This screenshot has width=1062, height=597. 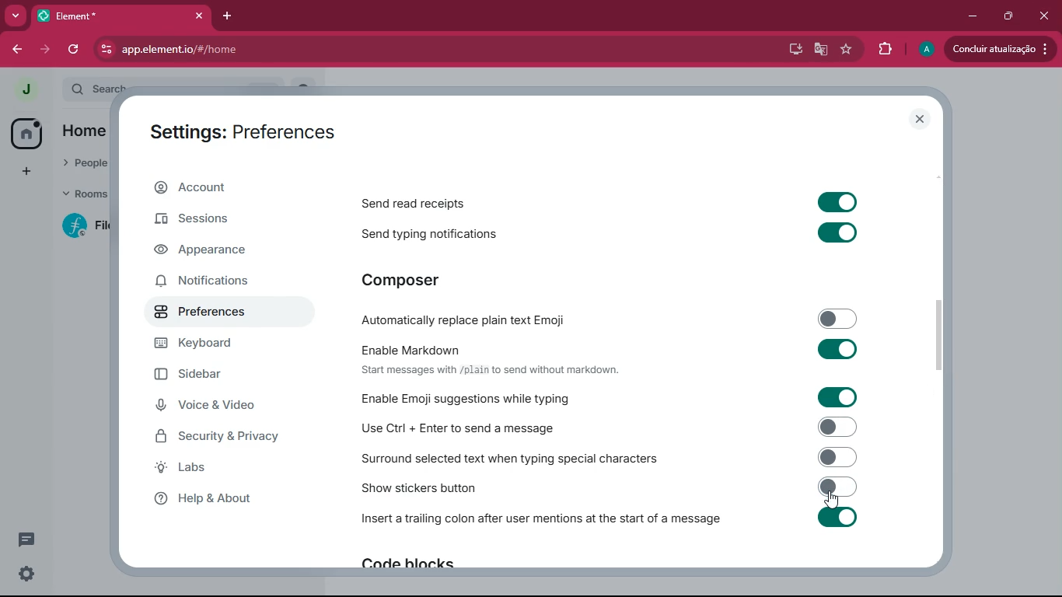 What do you see at coordinates (925, 49) in the screenshot?
I see `profile` at bounding box center [925, 49].